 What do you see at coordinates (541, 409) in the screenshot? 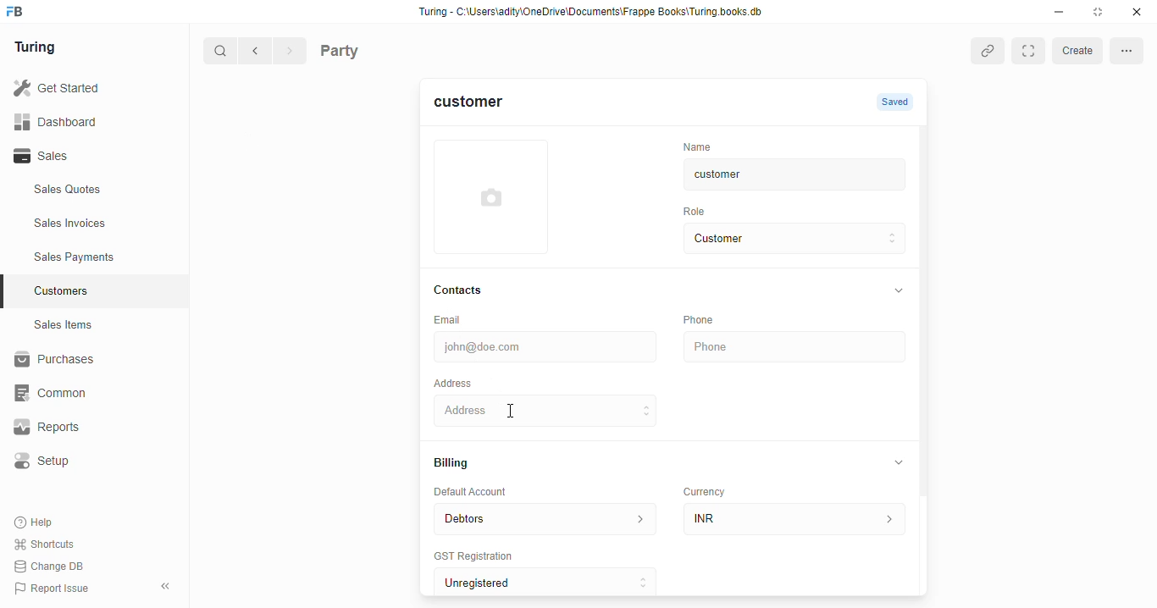
I see `Address` at bounding box center [541, 409].